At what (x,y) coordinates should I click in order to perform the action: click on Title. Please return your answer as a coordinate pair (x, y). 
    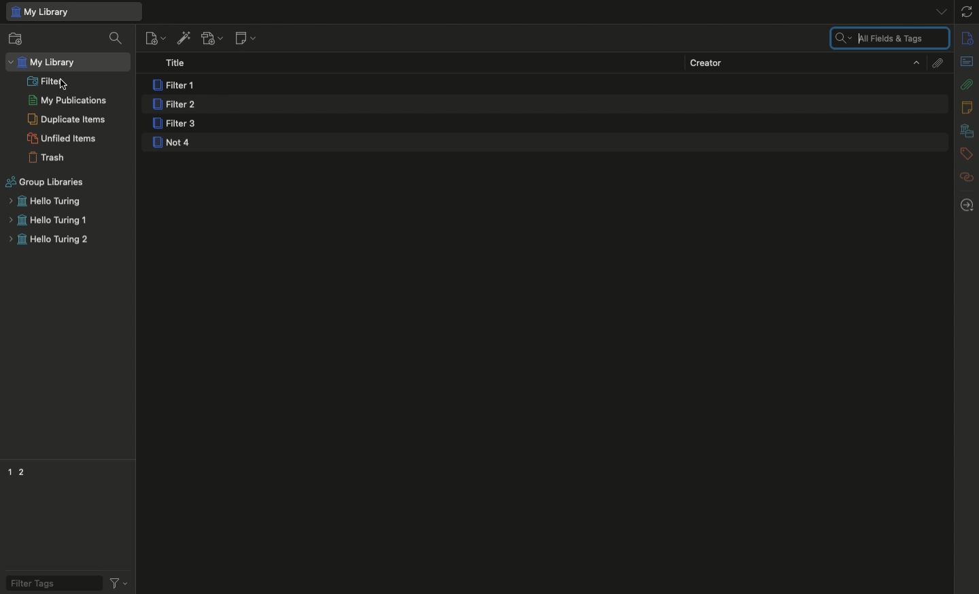
    Looking at the image, I should click on (179, 64).